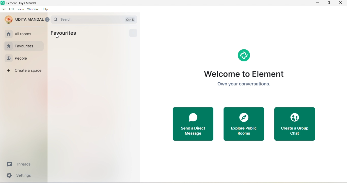  Describe the element at coordinates (318, 3) in the screenshot. I see `minimize` at that location.